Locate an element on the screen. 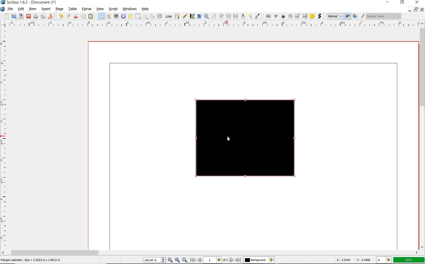 The width and height of the screenshot is (425, 264). measurement is located at coordinates (244, 17).